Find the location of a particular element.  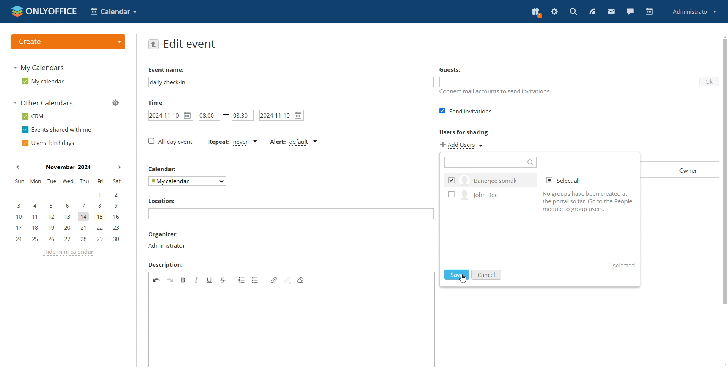

feed is located at coordinates (591, 11).